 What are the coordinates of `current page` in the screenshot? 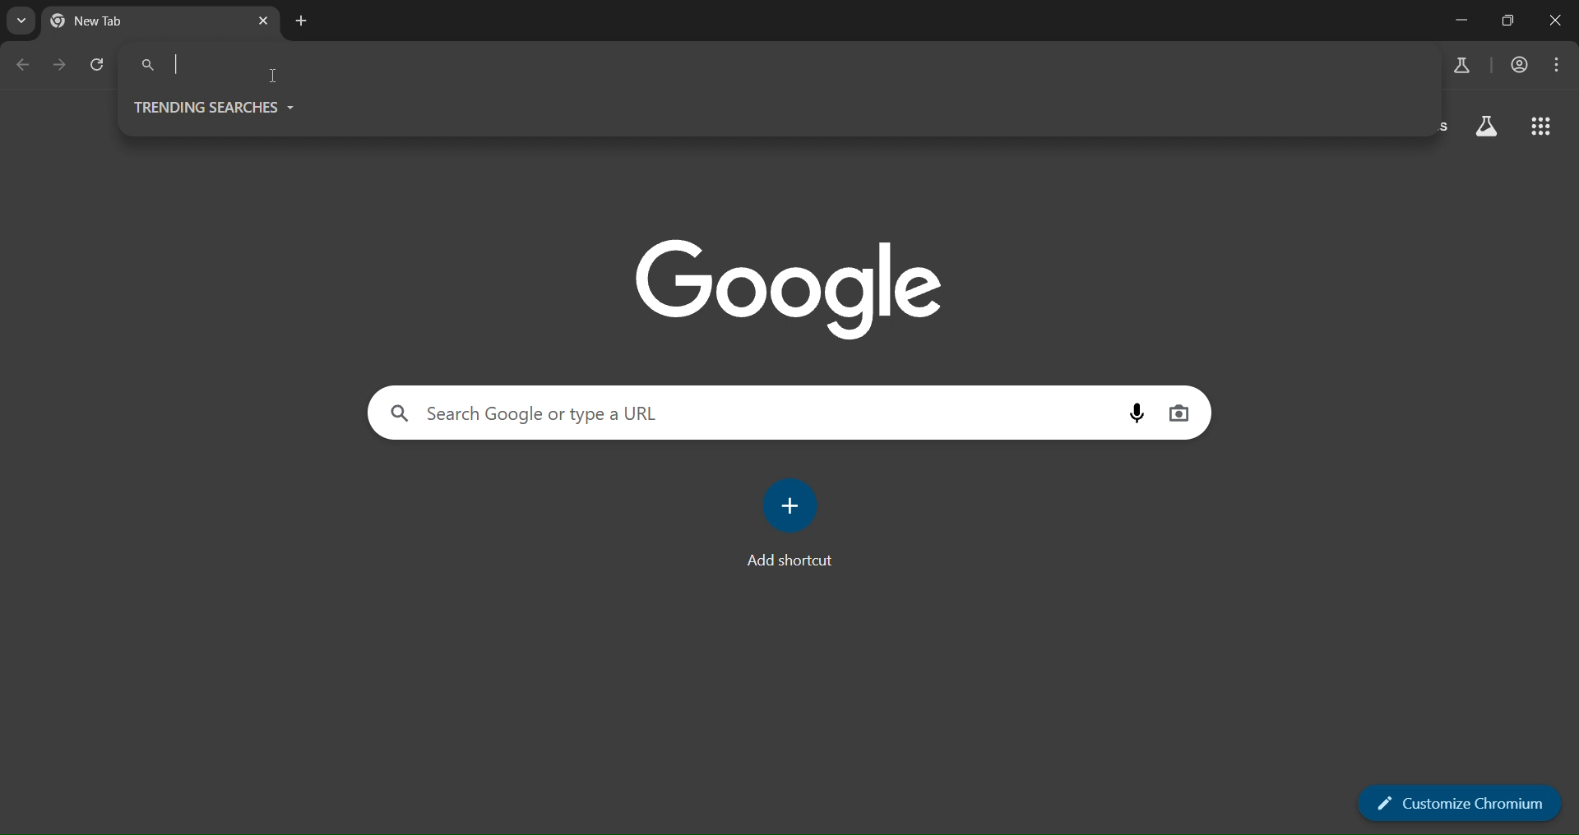 It's located at (114, 20).